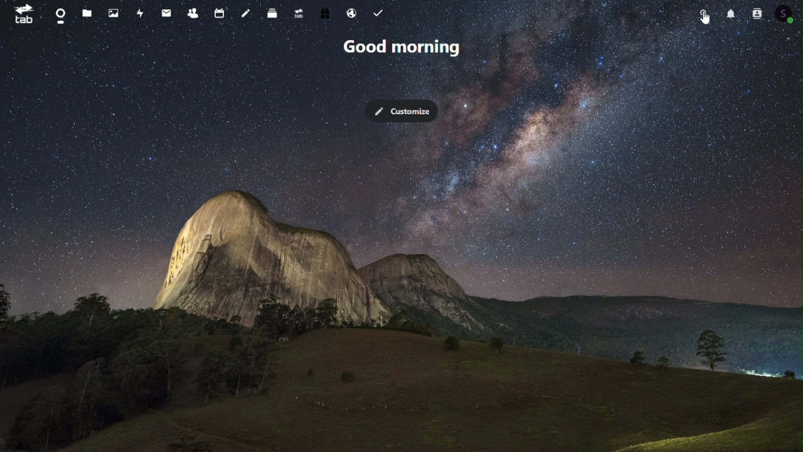 This screenshot has height=452, width=803. I want to click on Calendar, so click(219, 11).